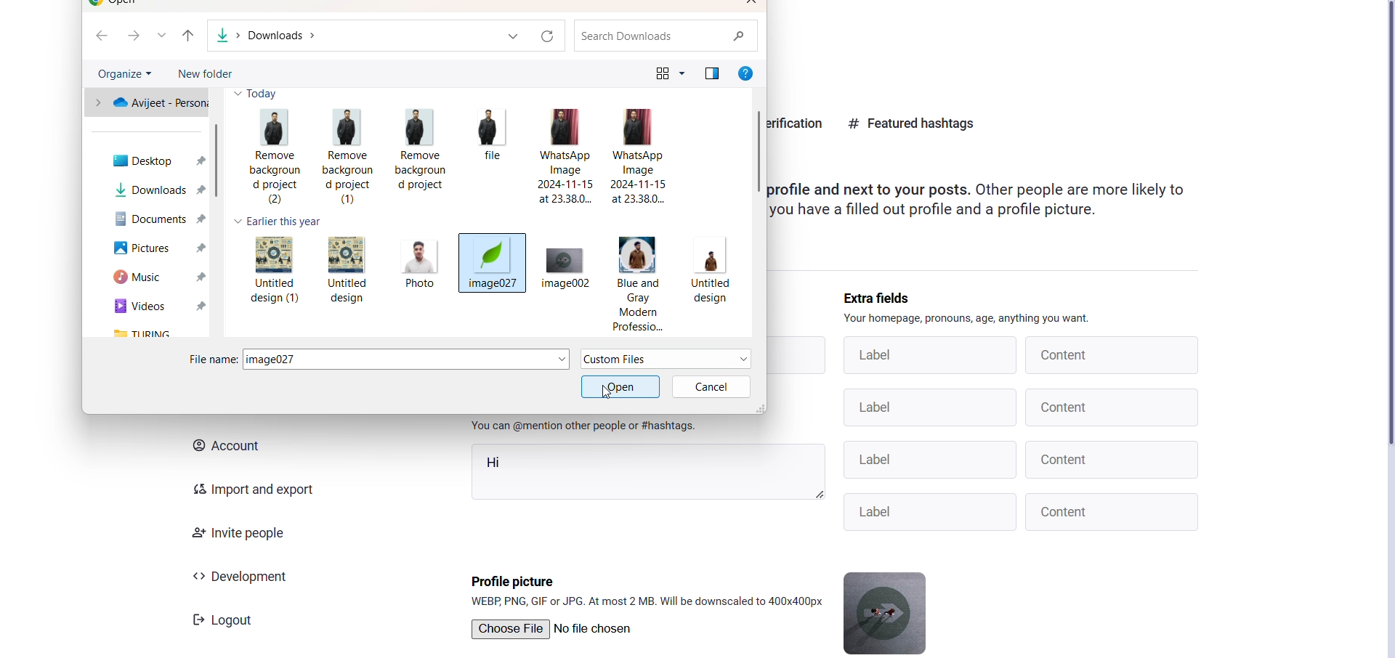 The width and height of the screenshot is (1395, 658). Describe the element at coordinates (640, 156) in the screenshot. I see `WhatsApp Image2024-11-15 at 23.38.0...` at that location.